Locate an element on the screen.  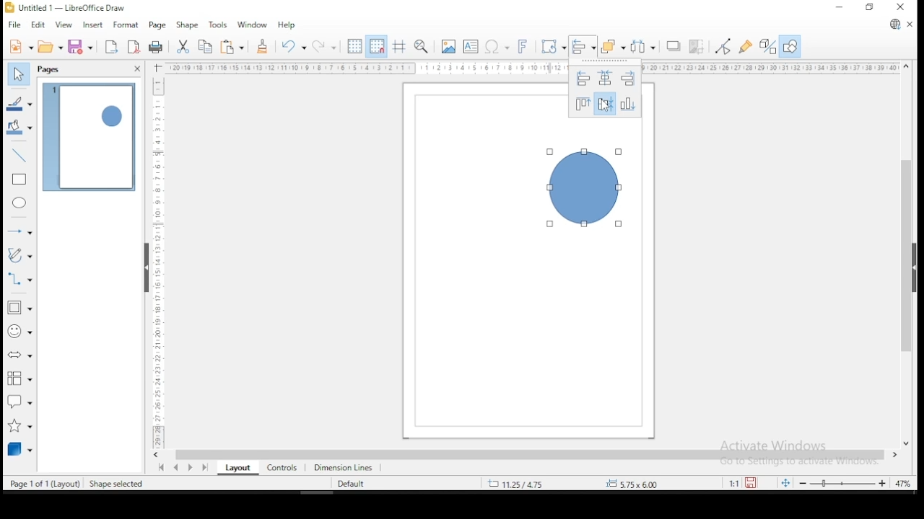
show draw functions is located at coordinates (790, 47).